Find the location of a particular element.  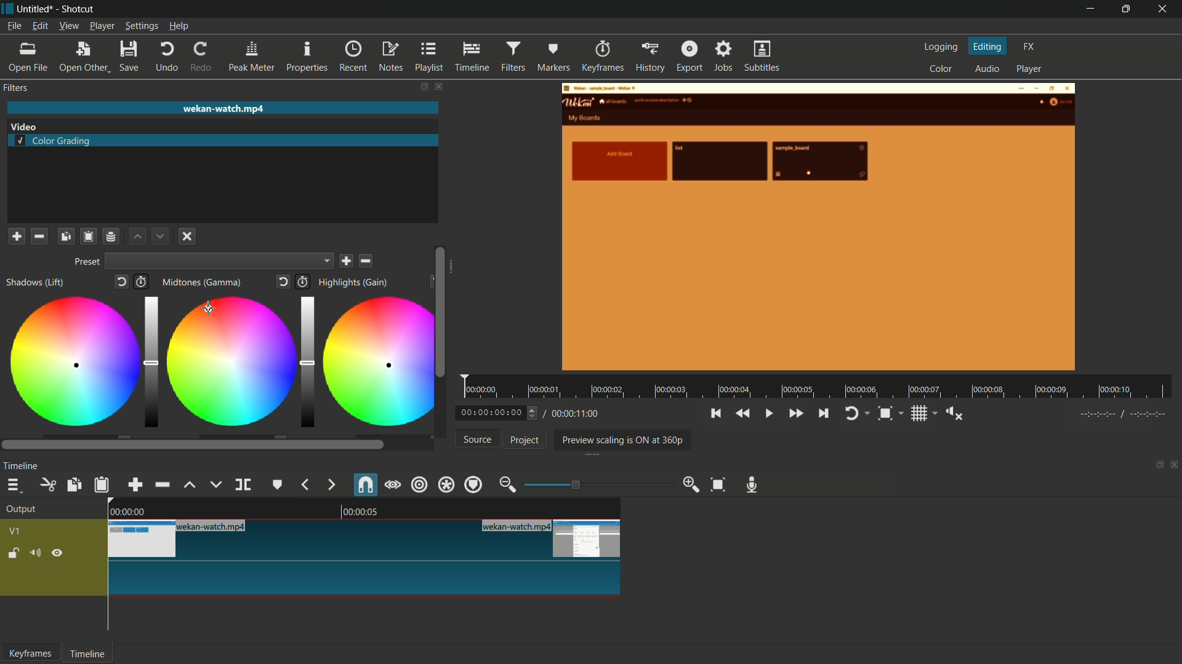

ripple all tracks is located at coordinates (445, 485).